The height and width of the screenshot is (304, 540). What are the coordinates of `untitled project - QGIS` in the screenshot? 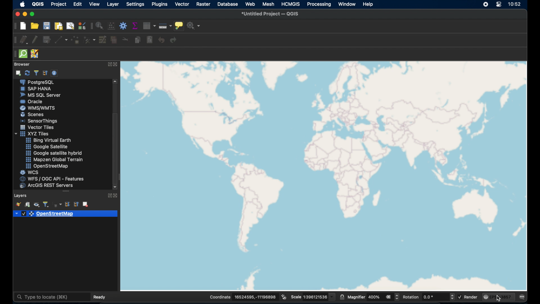 It's located at (271, 14).